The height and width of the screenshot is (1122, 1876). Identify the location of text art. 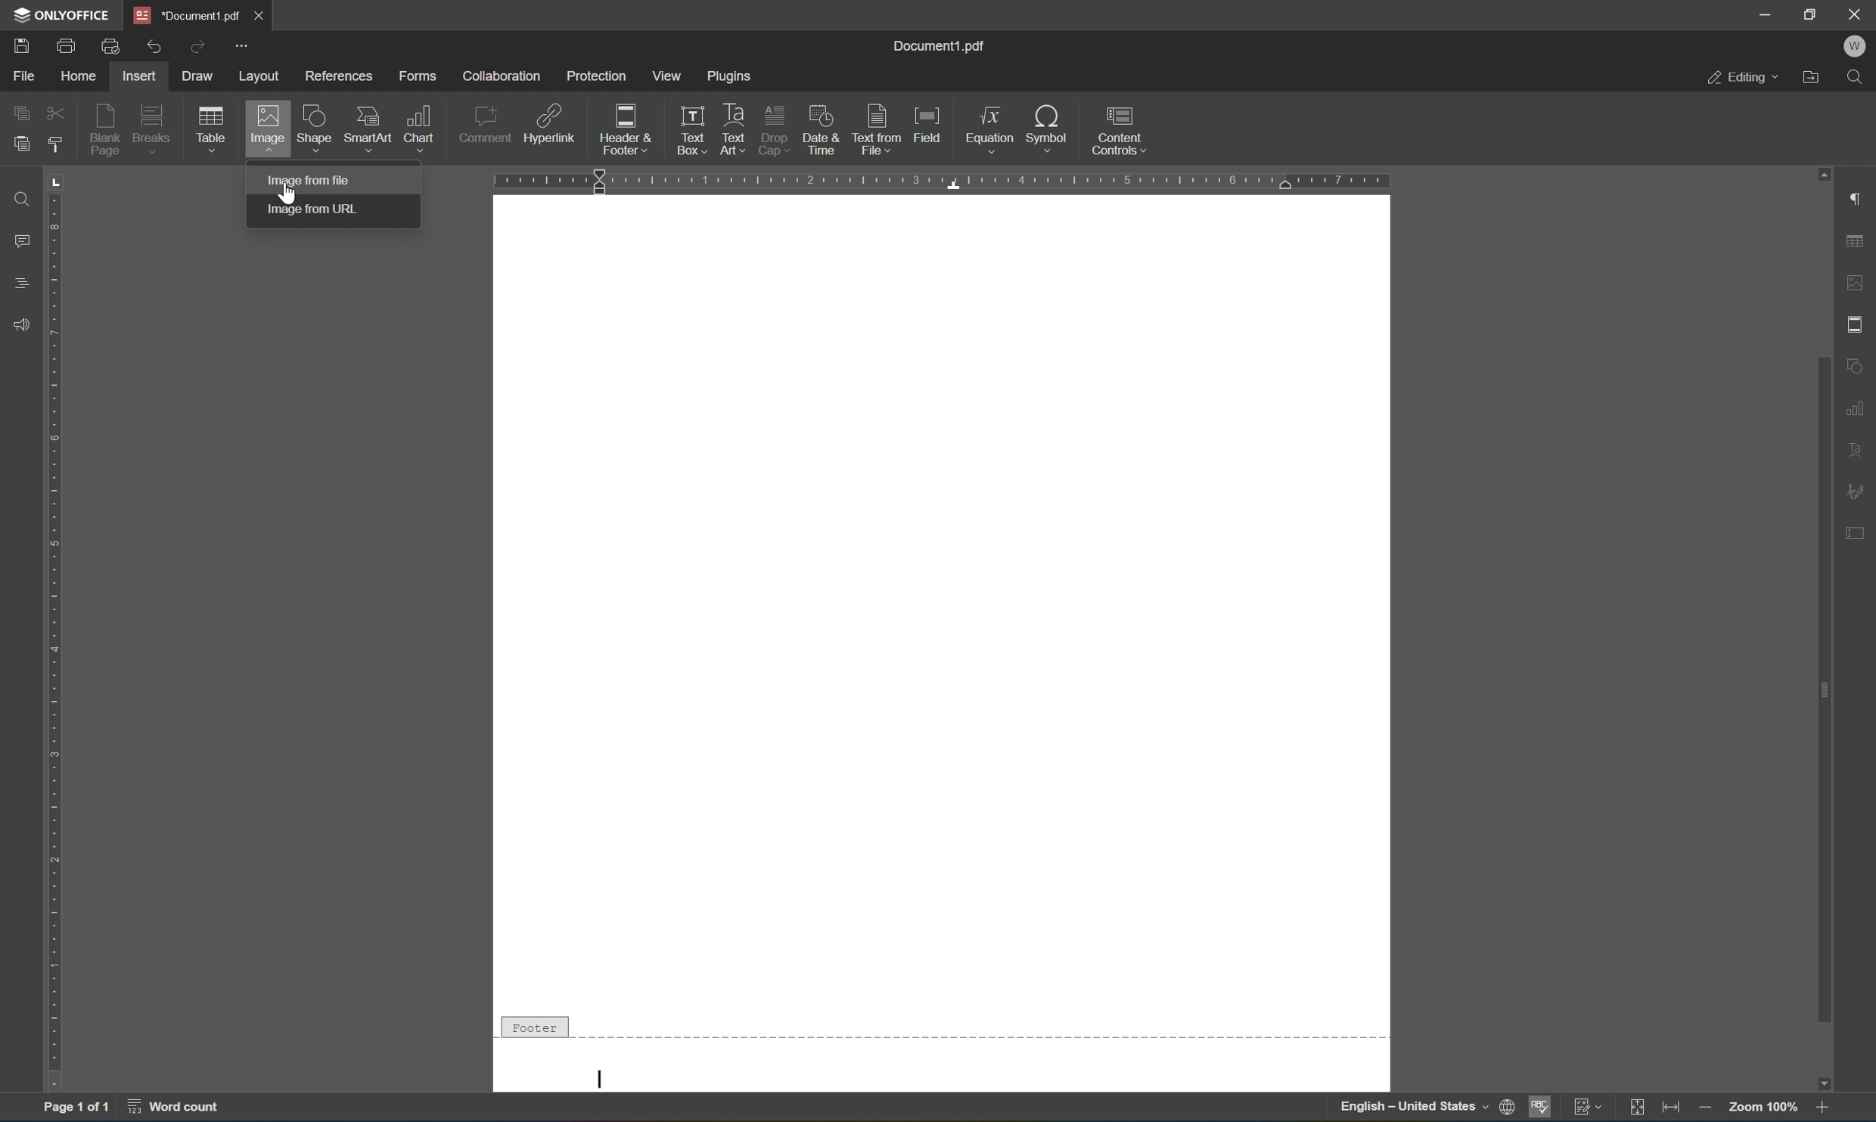
(733, 113).